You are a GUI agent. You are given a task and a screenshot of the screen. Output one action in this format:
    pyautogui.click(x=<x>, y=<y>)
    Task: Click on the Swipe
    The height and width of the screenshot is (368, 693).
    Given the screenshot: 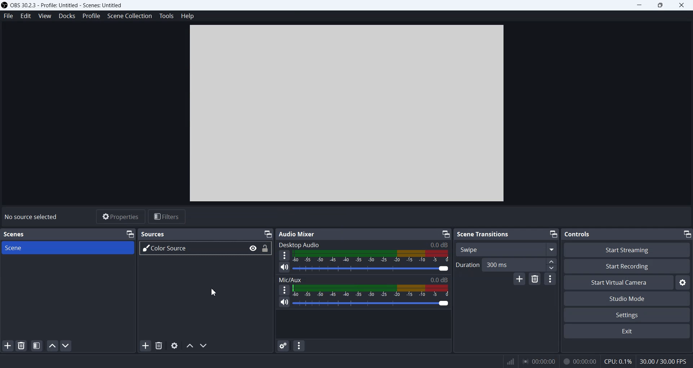 What is the action you would take?
    pyautogui.click(x=506, y=249)
    